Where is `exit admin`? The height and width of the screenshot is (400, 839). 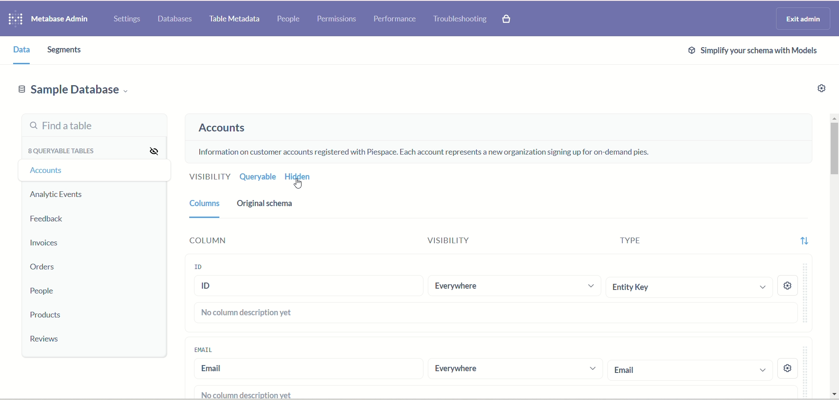 exit admin is located at coordinates (803, 18).